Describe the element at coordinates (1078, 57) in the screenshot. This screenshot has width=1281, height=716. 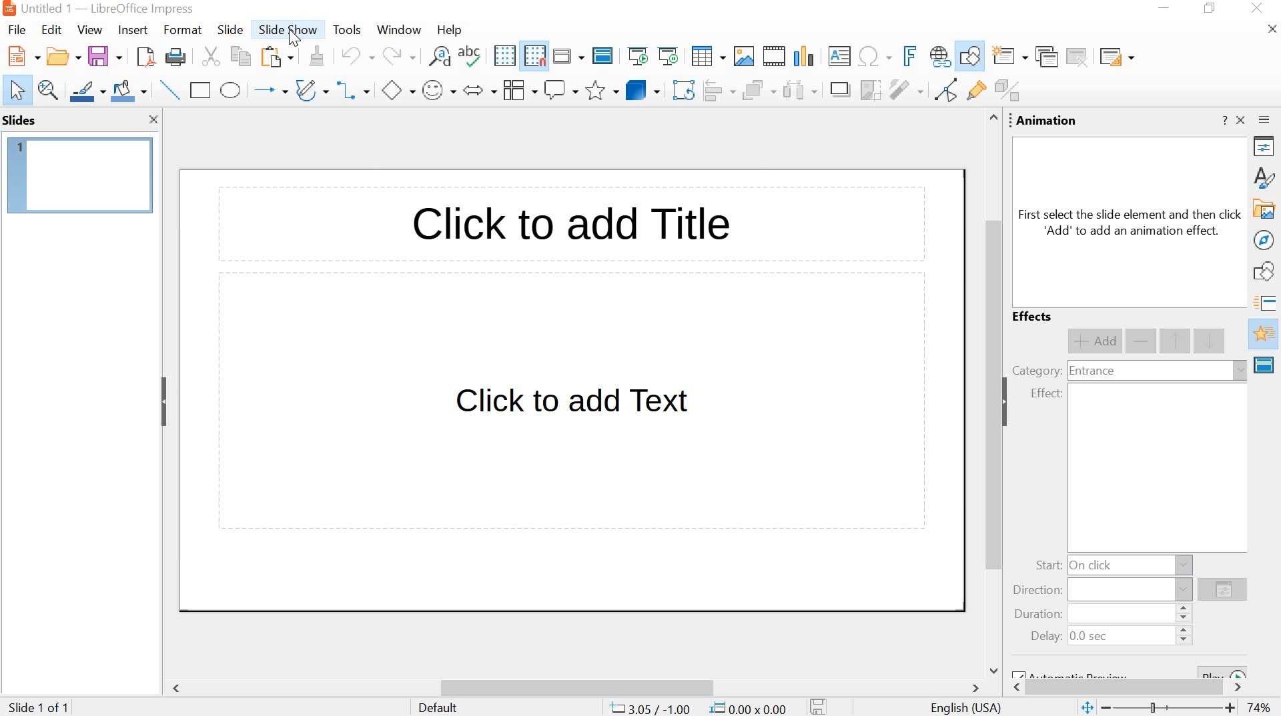
I see `delete slide` at that location.